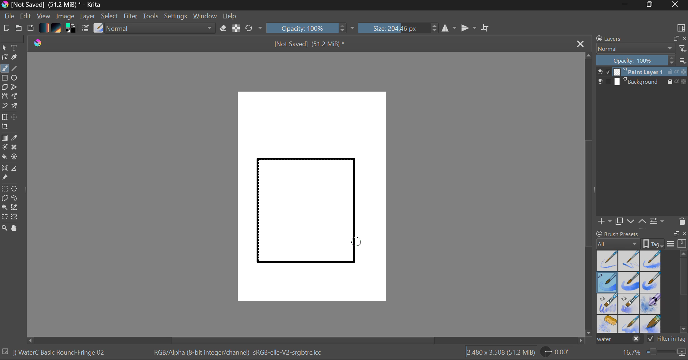 This screenshot has height=360, width=688. What do you see at coordinates (66, 17) in the screenshot?
I see `Image` at bounding box center [66, 17].